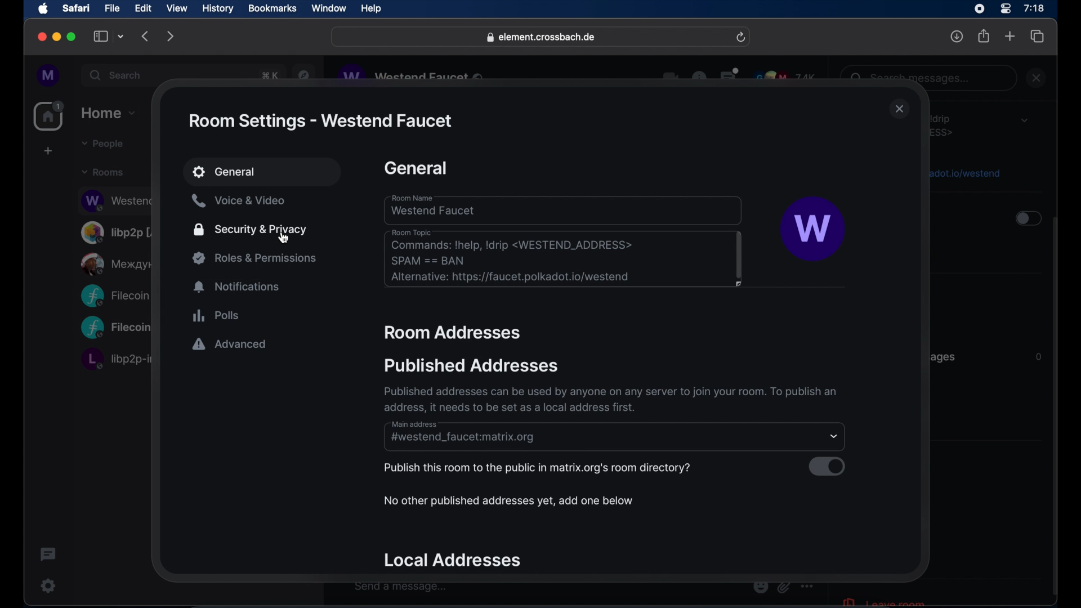 The image size is (1081, 608). I want to click on home, so click(50, 116).